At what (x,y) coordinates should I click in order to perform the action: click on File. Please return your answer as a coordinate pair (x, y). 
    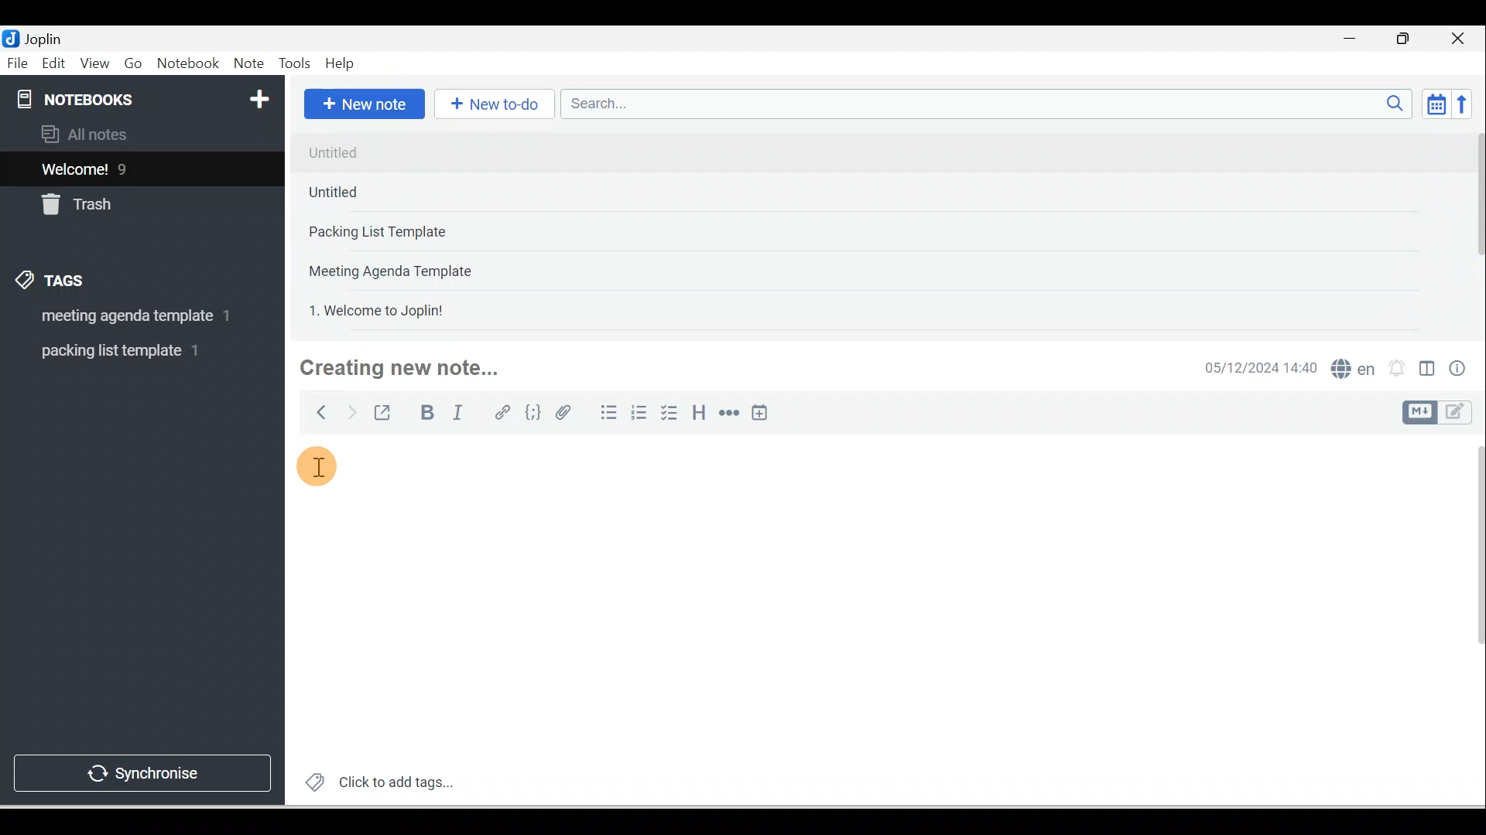
    Looking at the image, I should click on (19, 62).